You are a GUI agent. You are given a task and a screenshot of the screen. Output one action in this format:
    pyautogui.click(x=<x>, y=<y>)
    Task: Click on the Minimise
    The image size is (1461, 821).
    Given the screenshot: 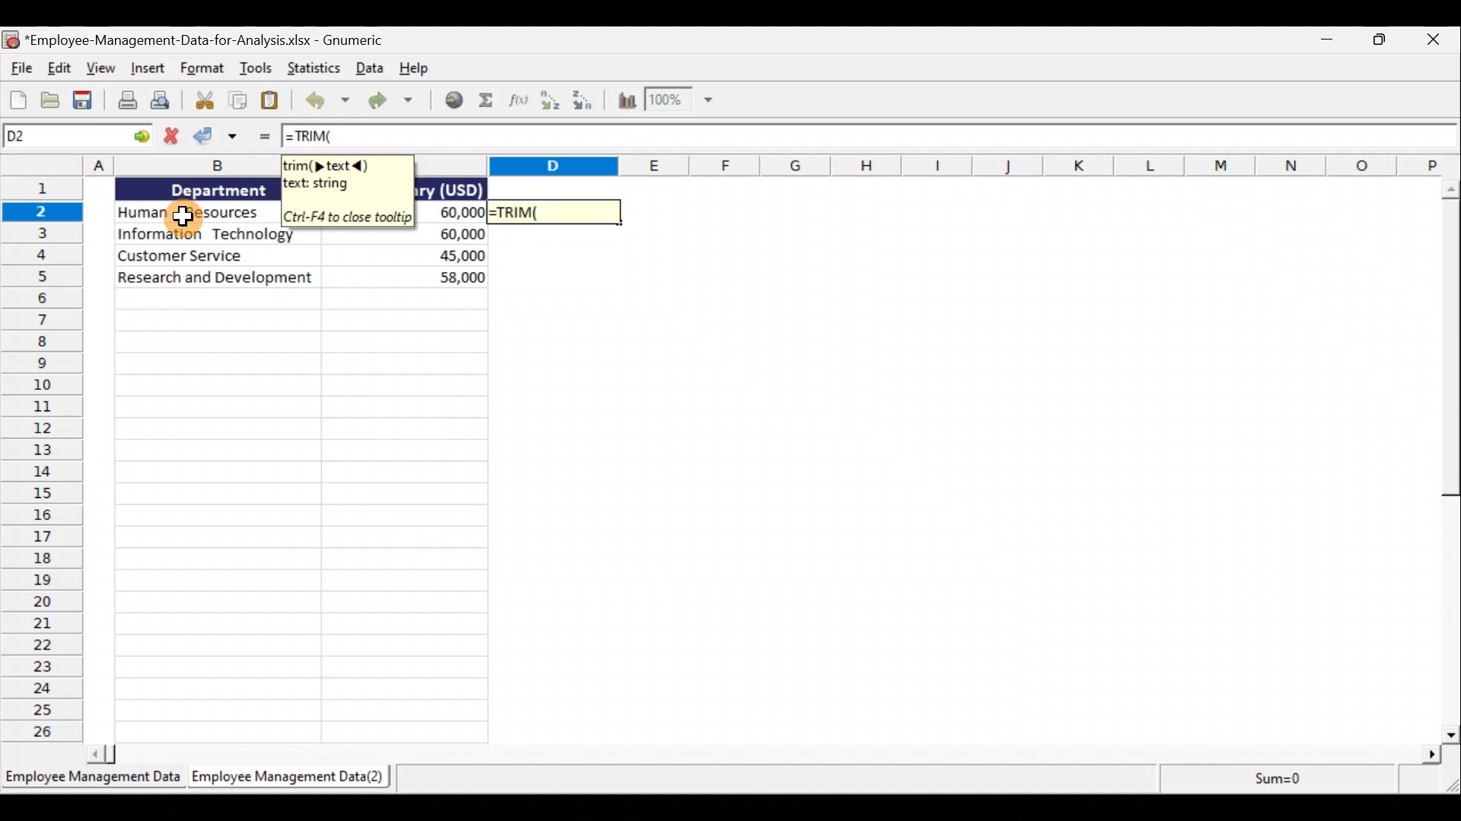 What is the action you would take?
    pyautogui.click(x=1326, y=41)
    